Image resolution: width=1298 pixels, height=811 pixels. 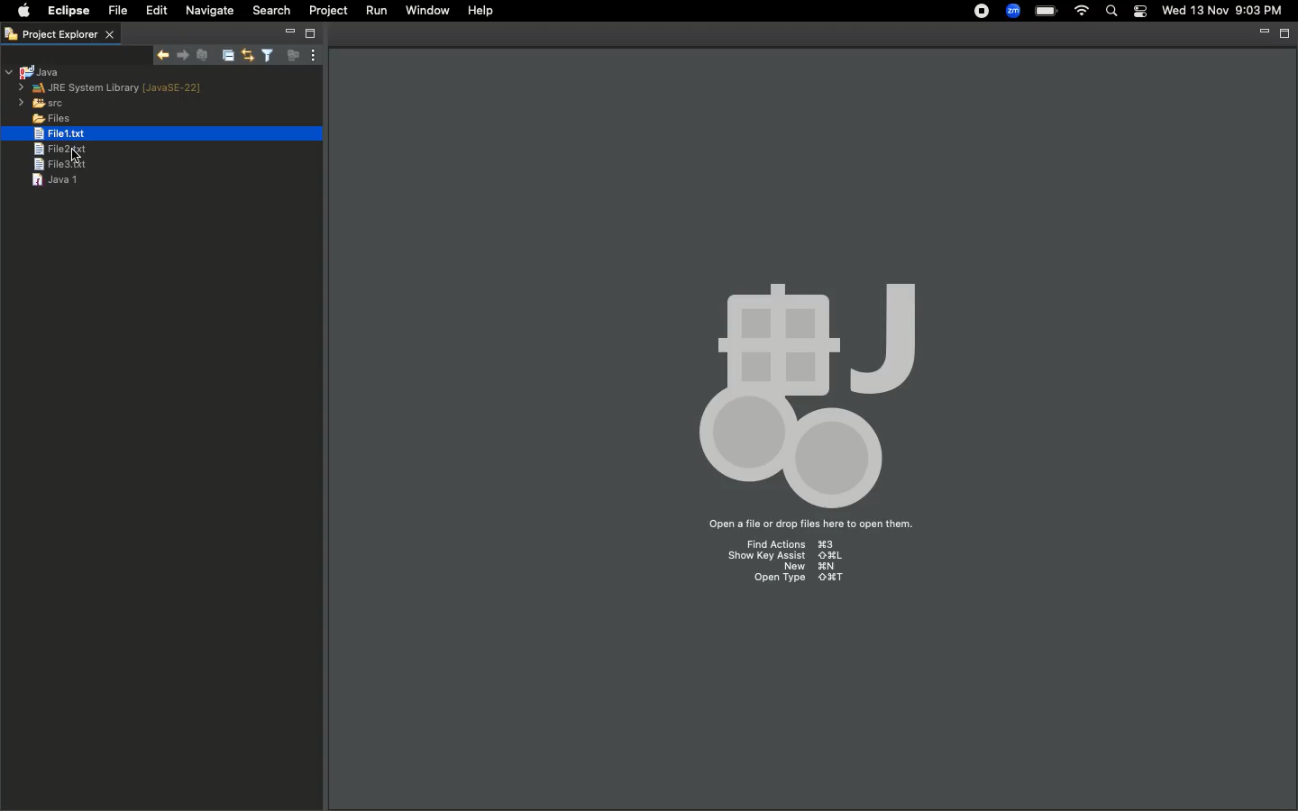 What do you see at coordinates (785, 557) in the screenshot?
I see `Show key assist` at bounding box center [785, 557].